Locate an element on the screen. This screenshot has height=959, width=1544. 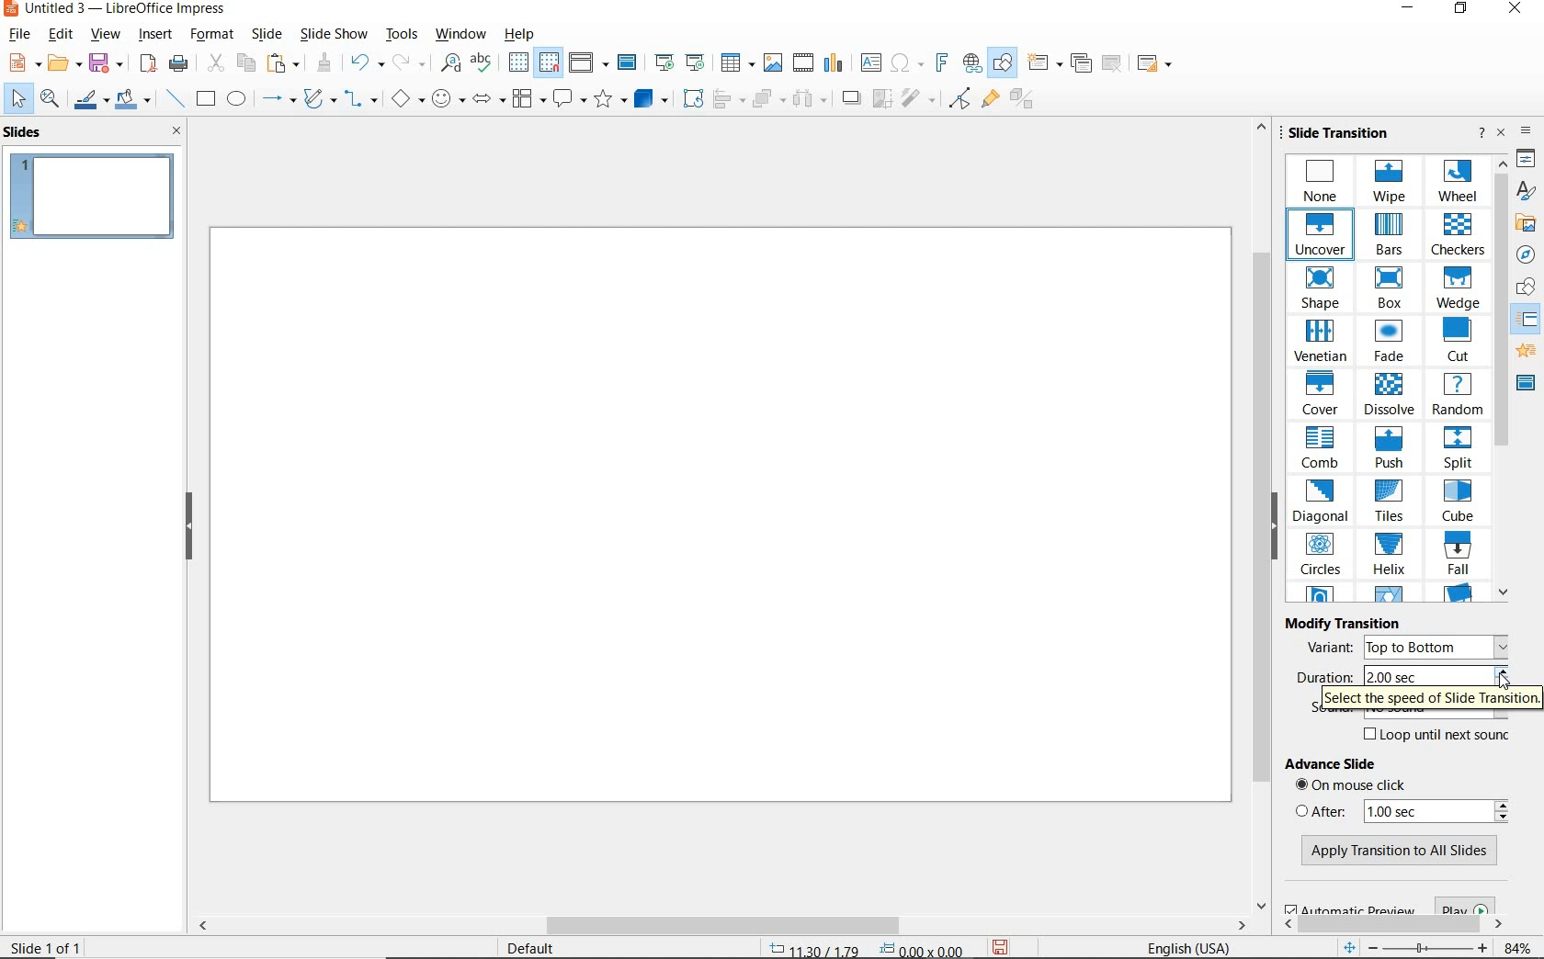
FILE NAME is located at coordinates (117, 10).